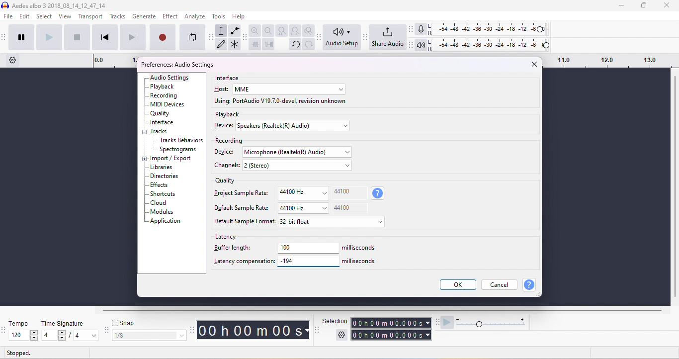  I want to click on quality, so click(161, 114).